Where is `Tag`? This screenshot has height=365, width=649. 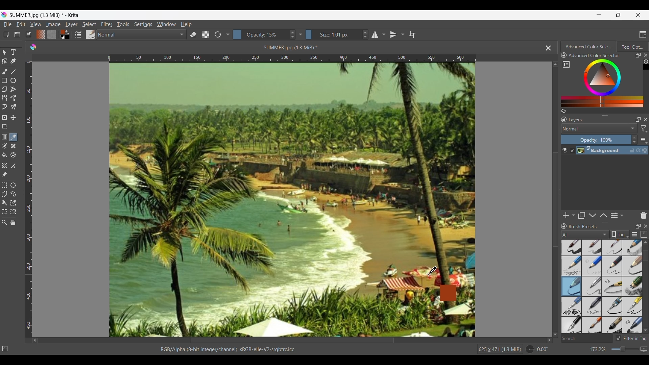
Tag is located at coordinates (620, 234).